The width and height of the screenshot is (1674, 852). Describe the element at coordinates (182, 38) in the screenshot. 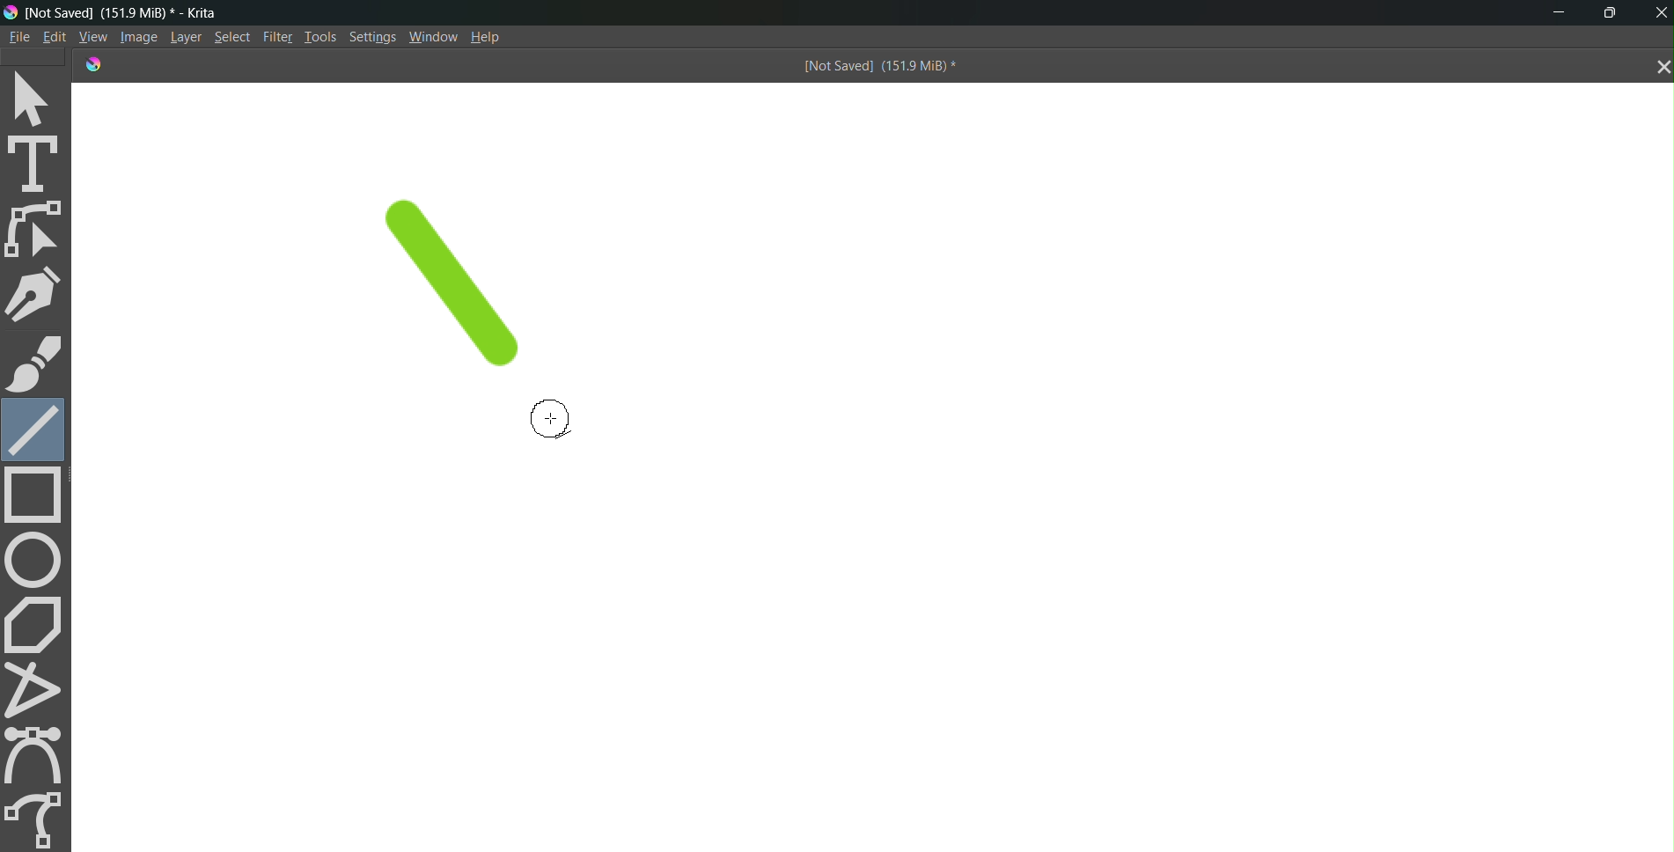

I see `Layer` at that location.